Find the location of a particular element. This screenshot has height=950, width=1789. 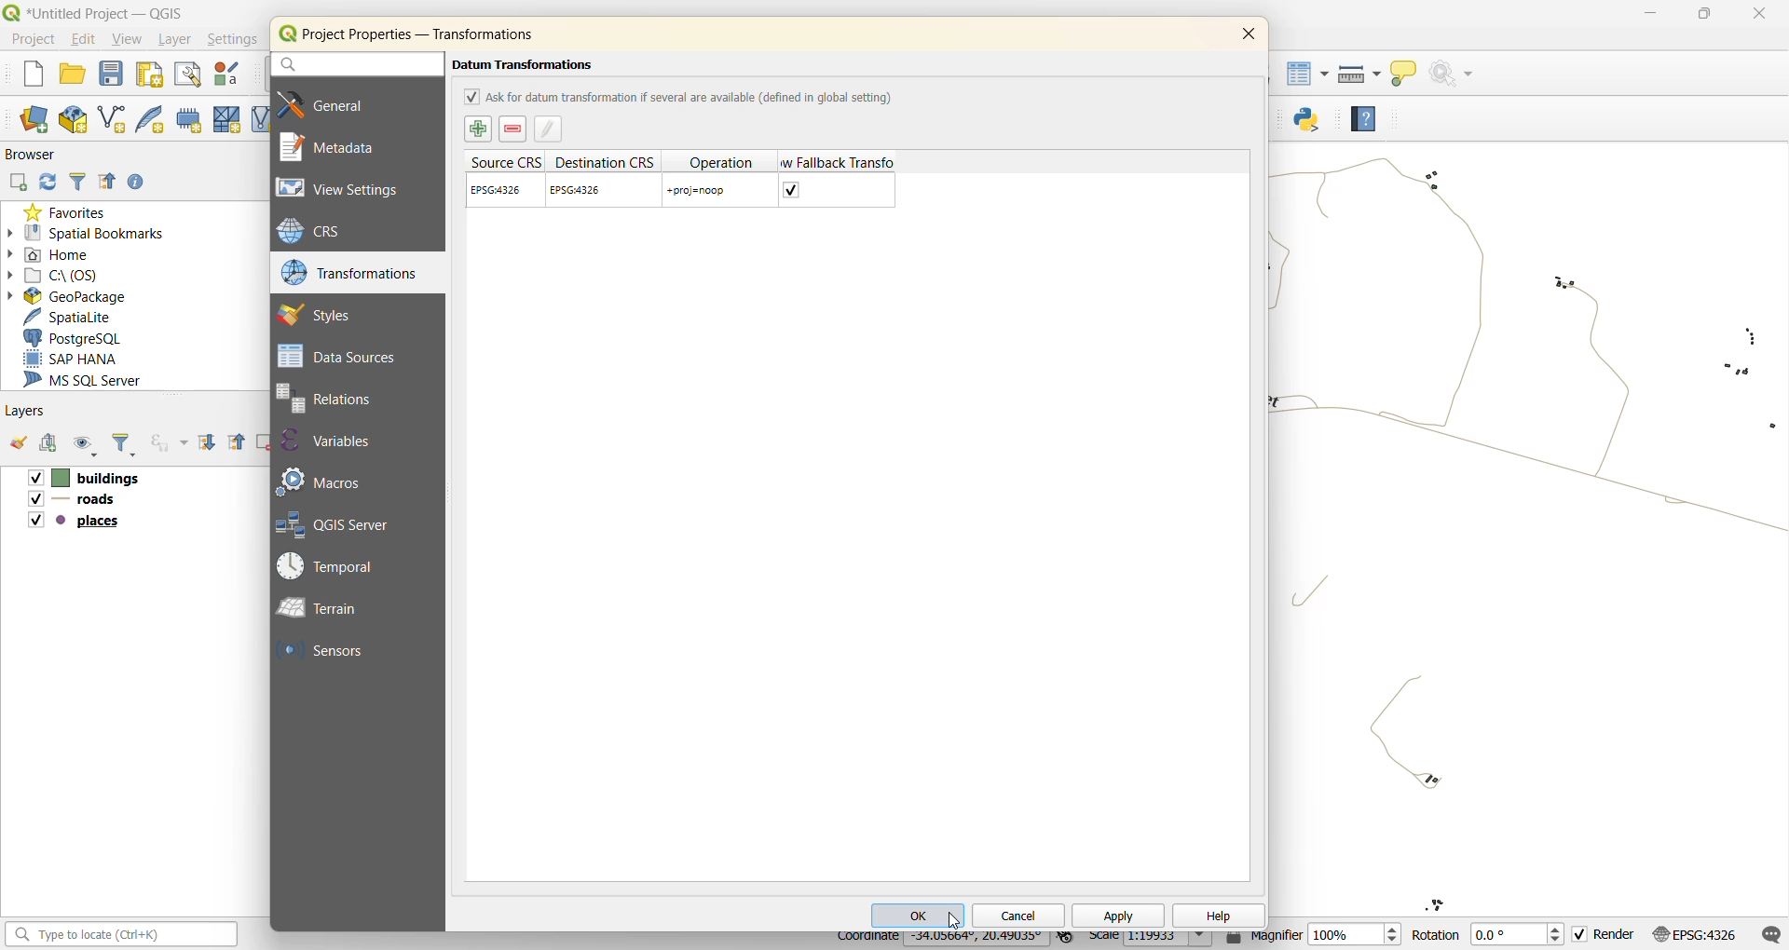

help is located at coordinates (1217, 914).